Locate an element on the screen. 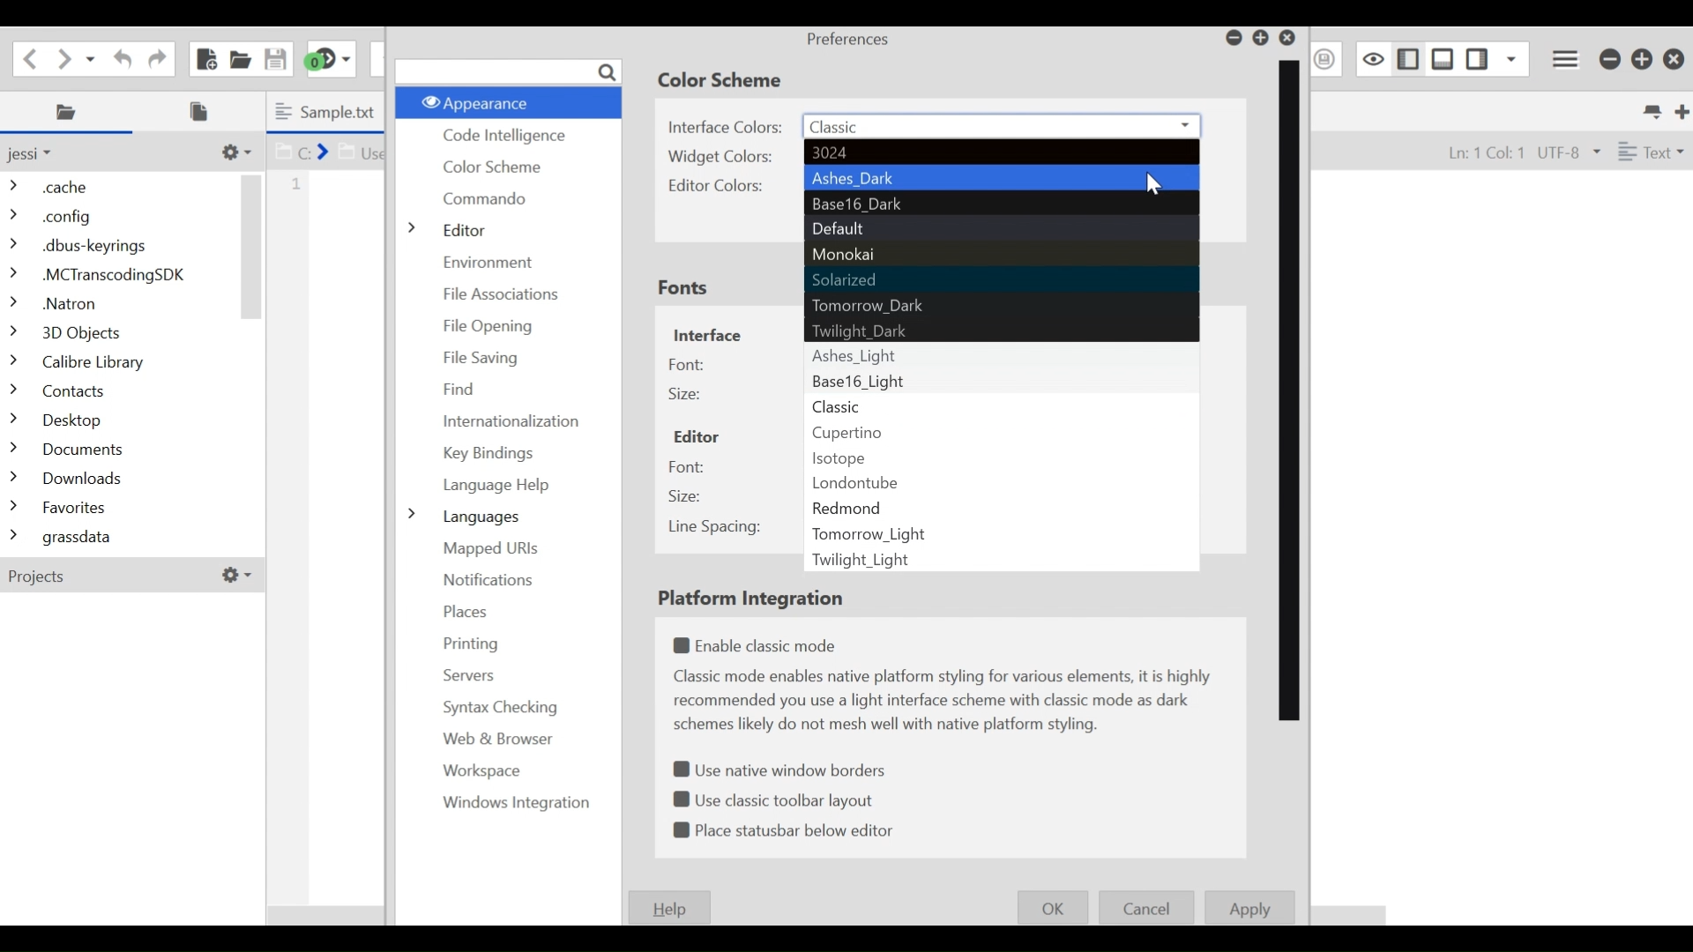 The height and width of the screenshot is (952, 1693). File Encoding dropdown menu is located at coordinates (1568, 152).